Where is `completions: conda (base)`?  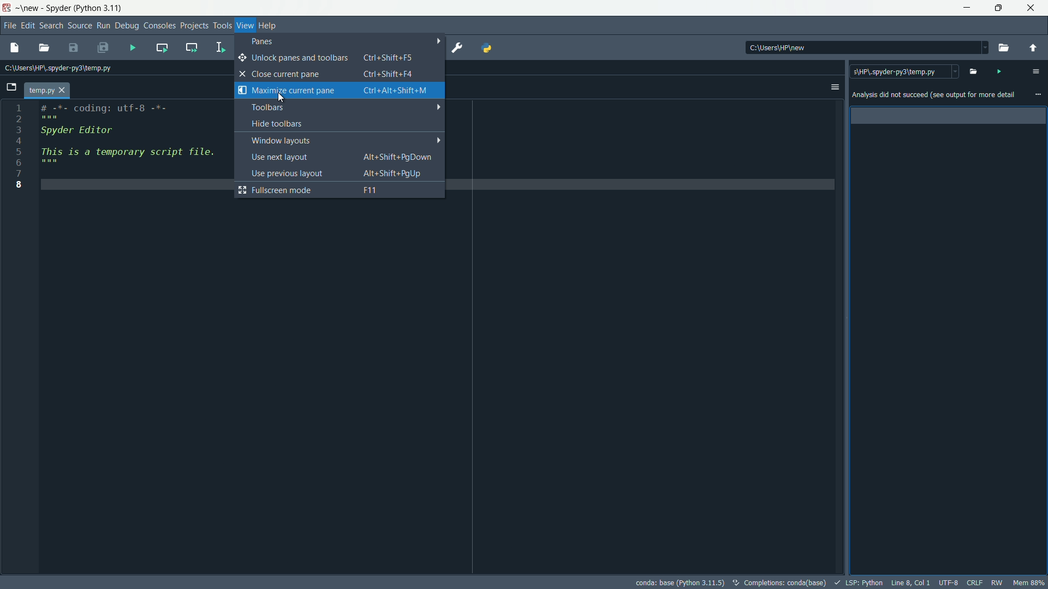
completions: conda (base) is located at coordinates (777, 582).